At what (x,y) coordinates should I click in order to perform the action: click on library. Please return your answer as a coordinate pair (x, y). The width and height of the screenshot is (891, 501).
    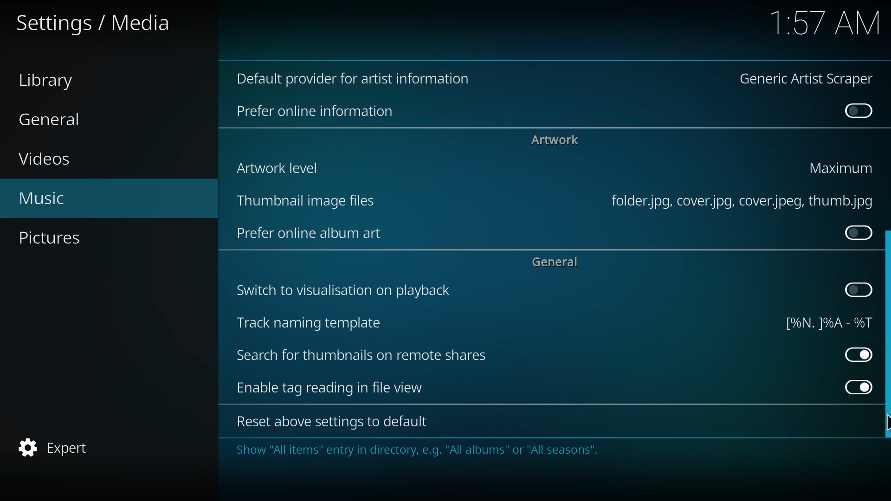
    Looking at the image, I should click on (52, 82).